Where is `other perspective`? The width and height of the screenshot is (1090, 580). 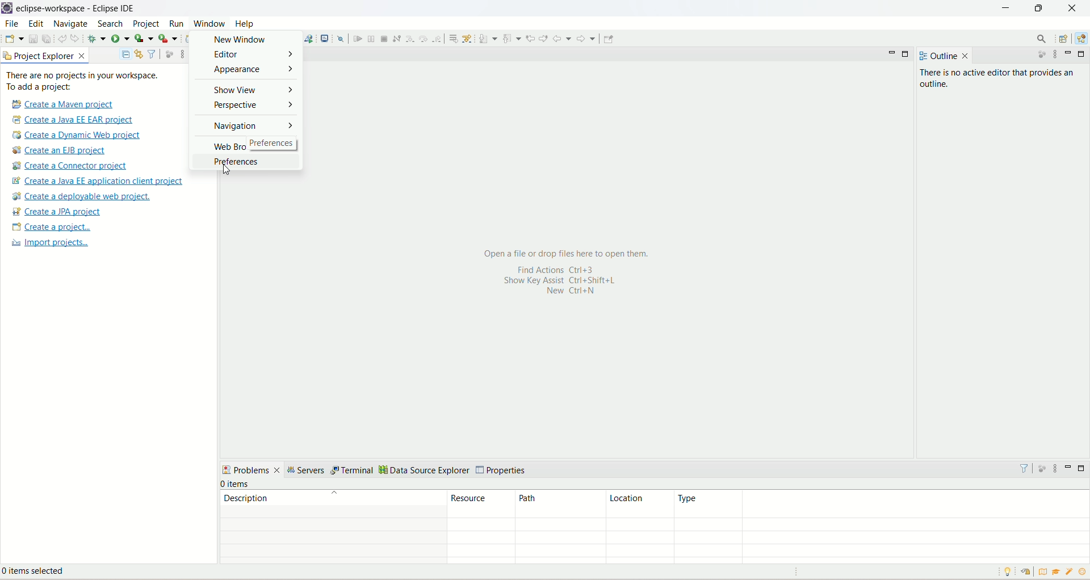 other perspective is located at coordinates (1064, 39).